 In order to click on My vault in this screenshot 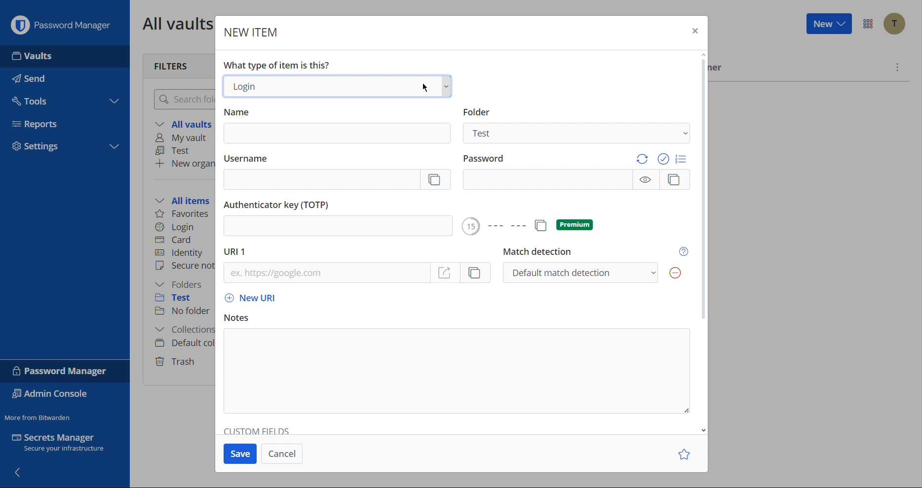, I will do `click(180, 138)`.